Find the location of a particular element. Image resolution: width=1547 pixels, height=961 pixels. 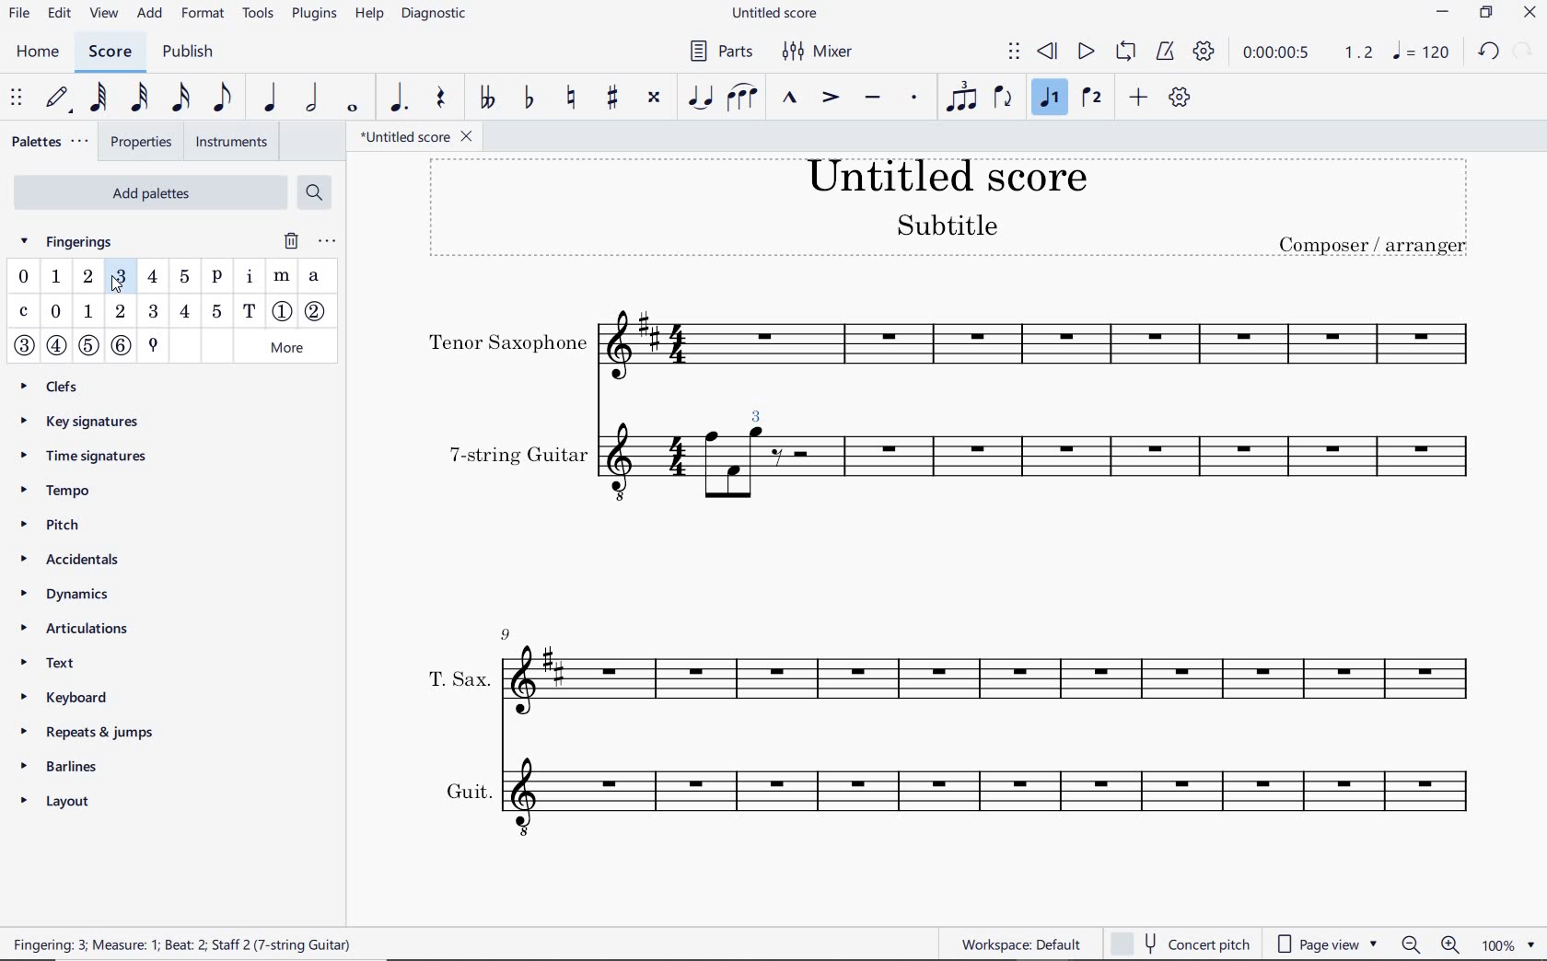

CLEFS is located at coordinates (57, 385).